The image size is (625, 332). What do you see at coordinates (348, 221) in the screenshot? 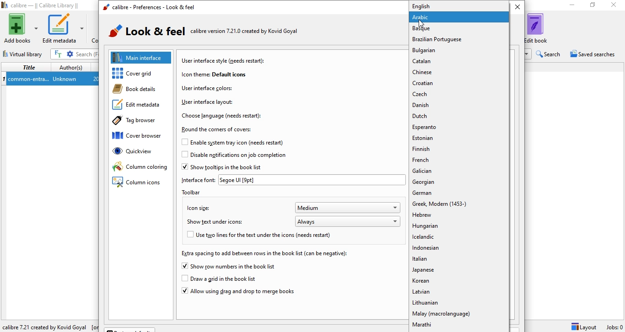
I see `always` at bounding box center [348, 221].